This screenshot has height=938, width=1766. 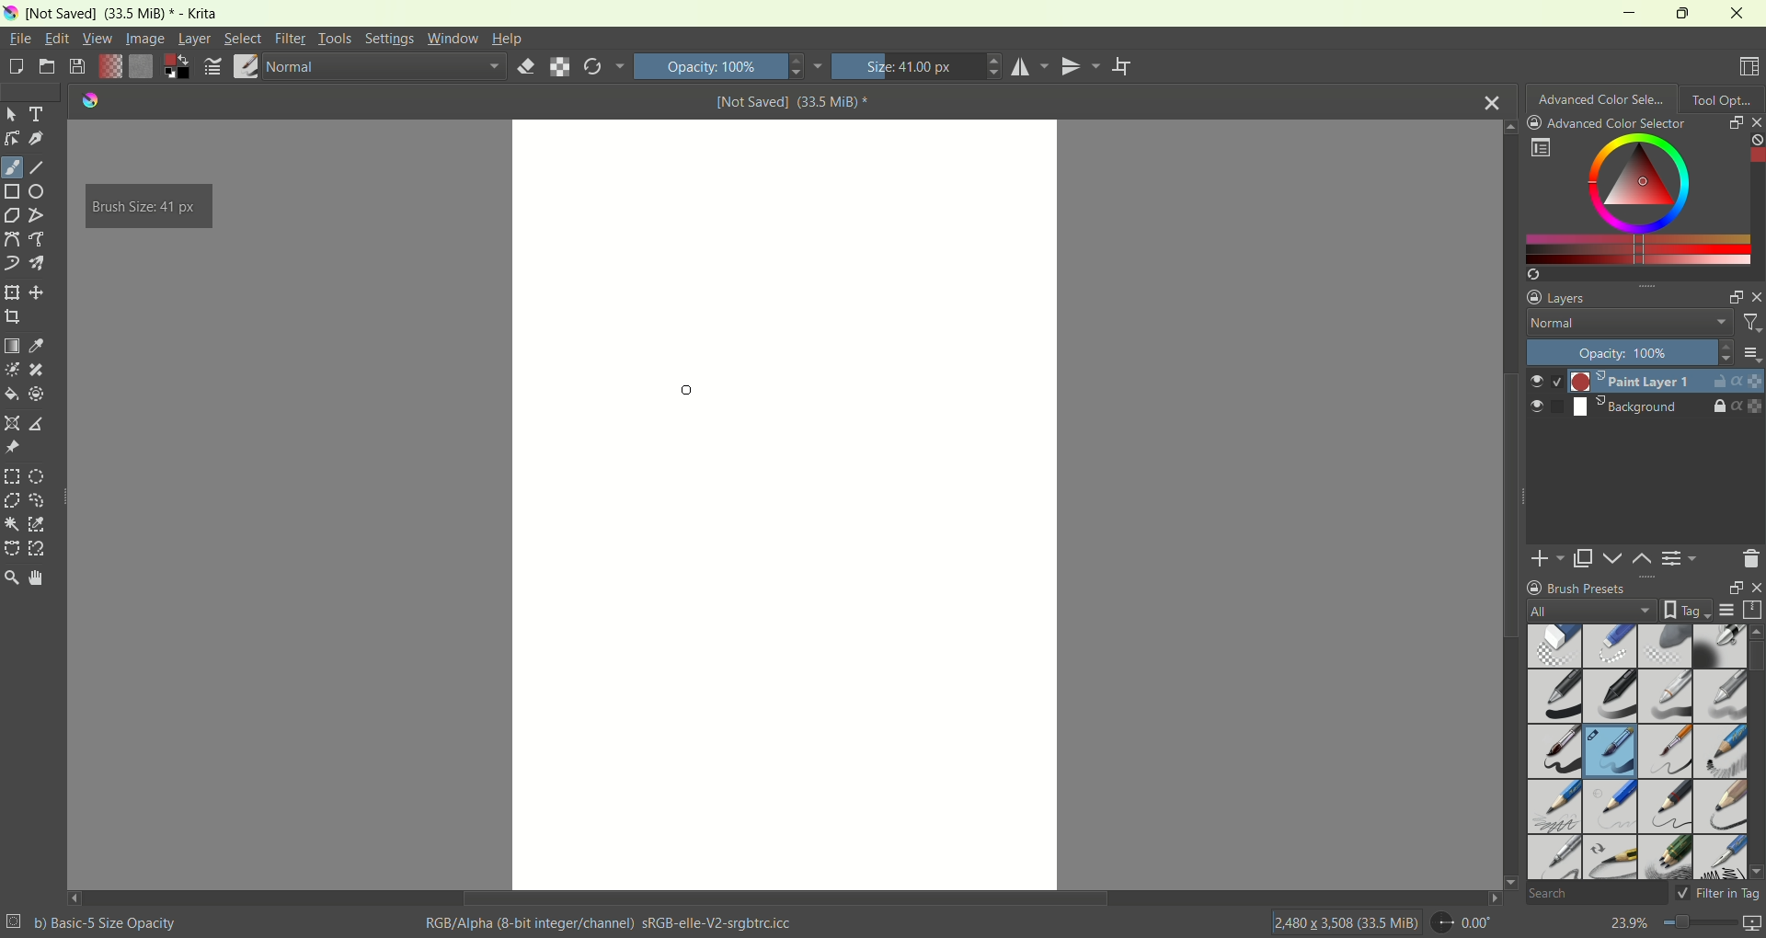 I want to click on Background, so click(x=1602, y=407).